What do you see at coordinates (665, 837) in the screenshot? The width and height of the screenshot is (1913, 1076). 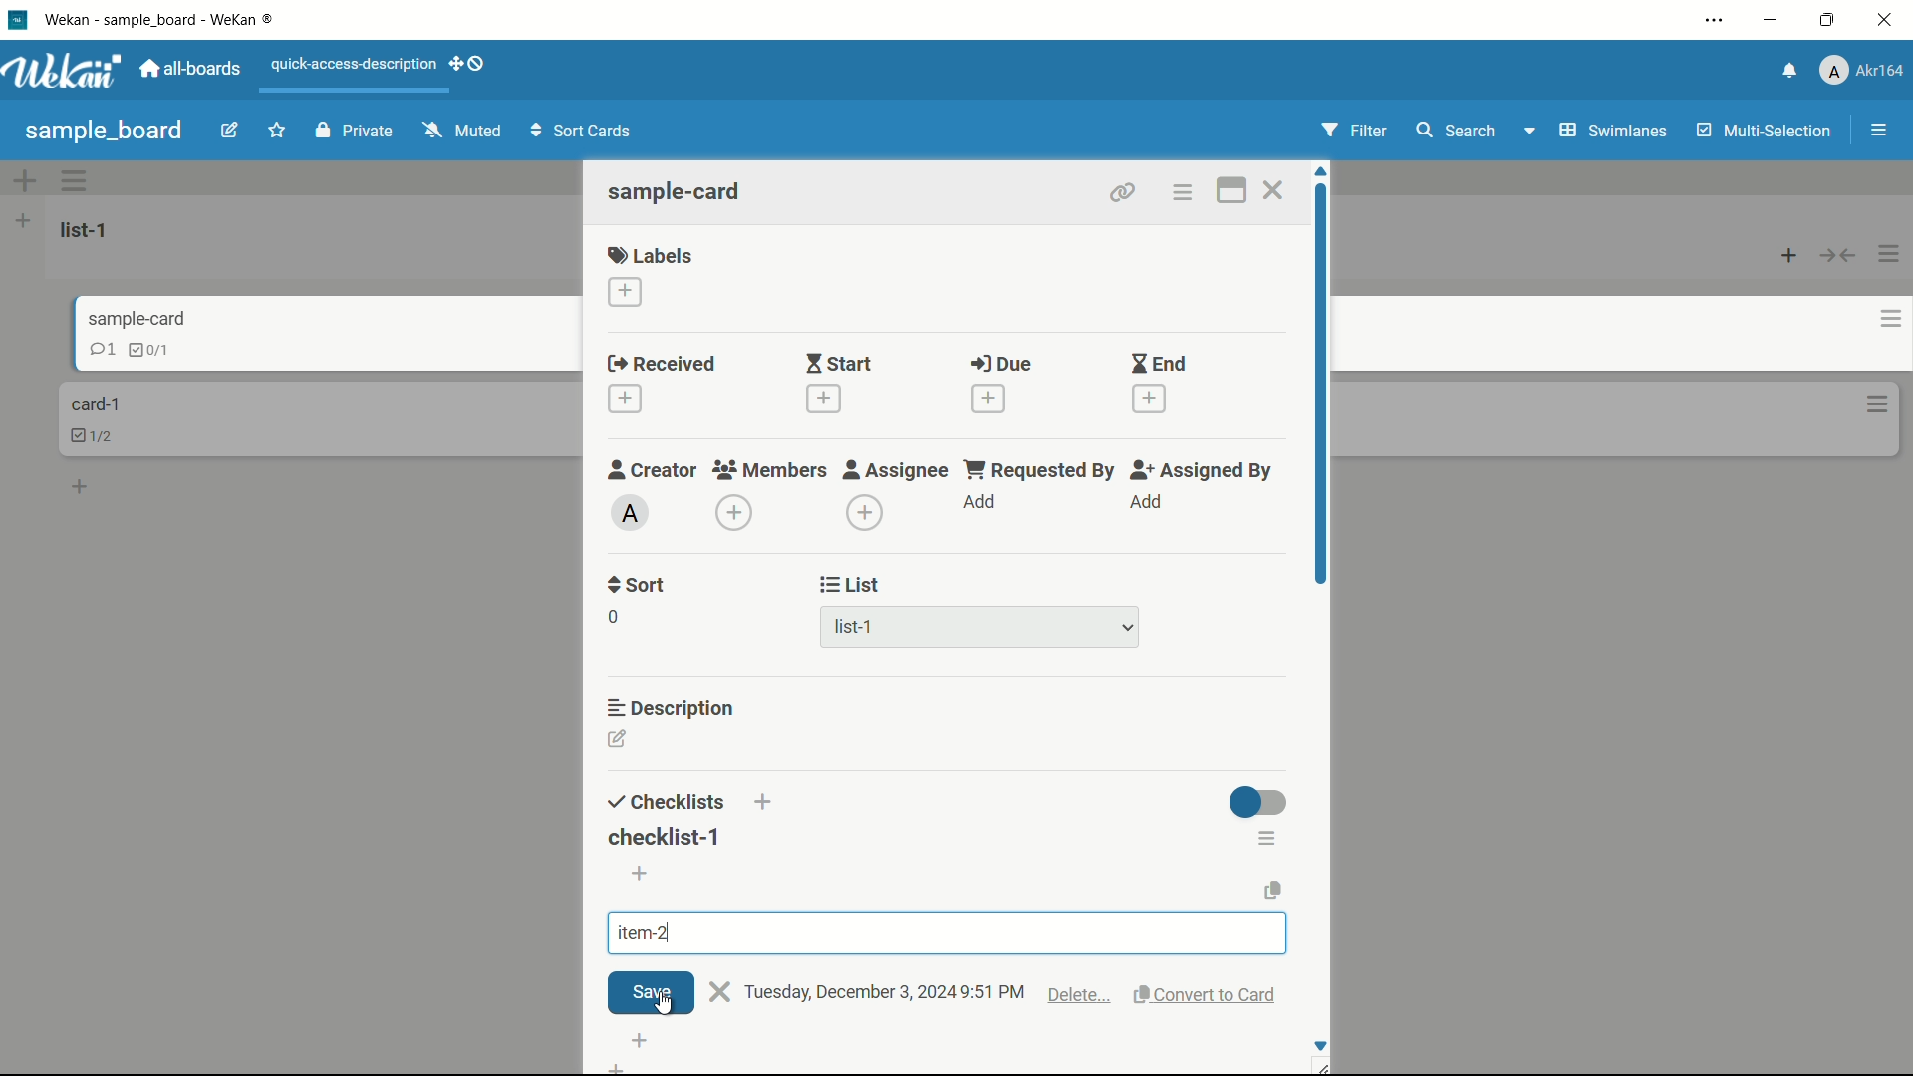 I see `checklist-1` at bounding box center [665, 837].